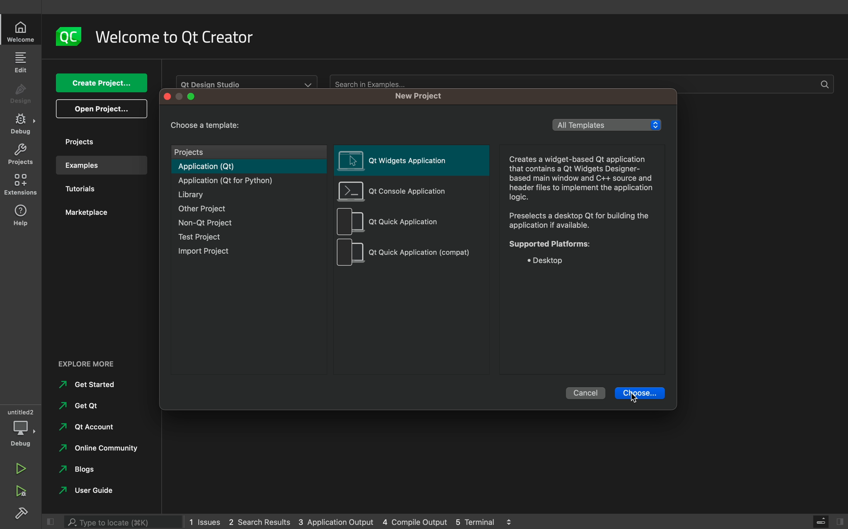 This screenshot has height=529, width=848. I want to click on projects, so click(250, 151).